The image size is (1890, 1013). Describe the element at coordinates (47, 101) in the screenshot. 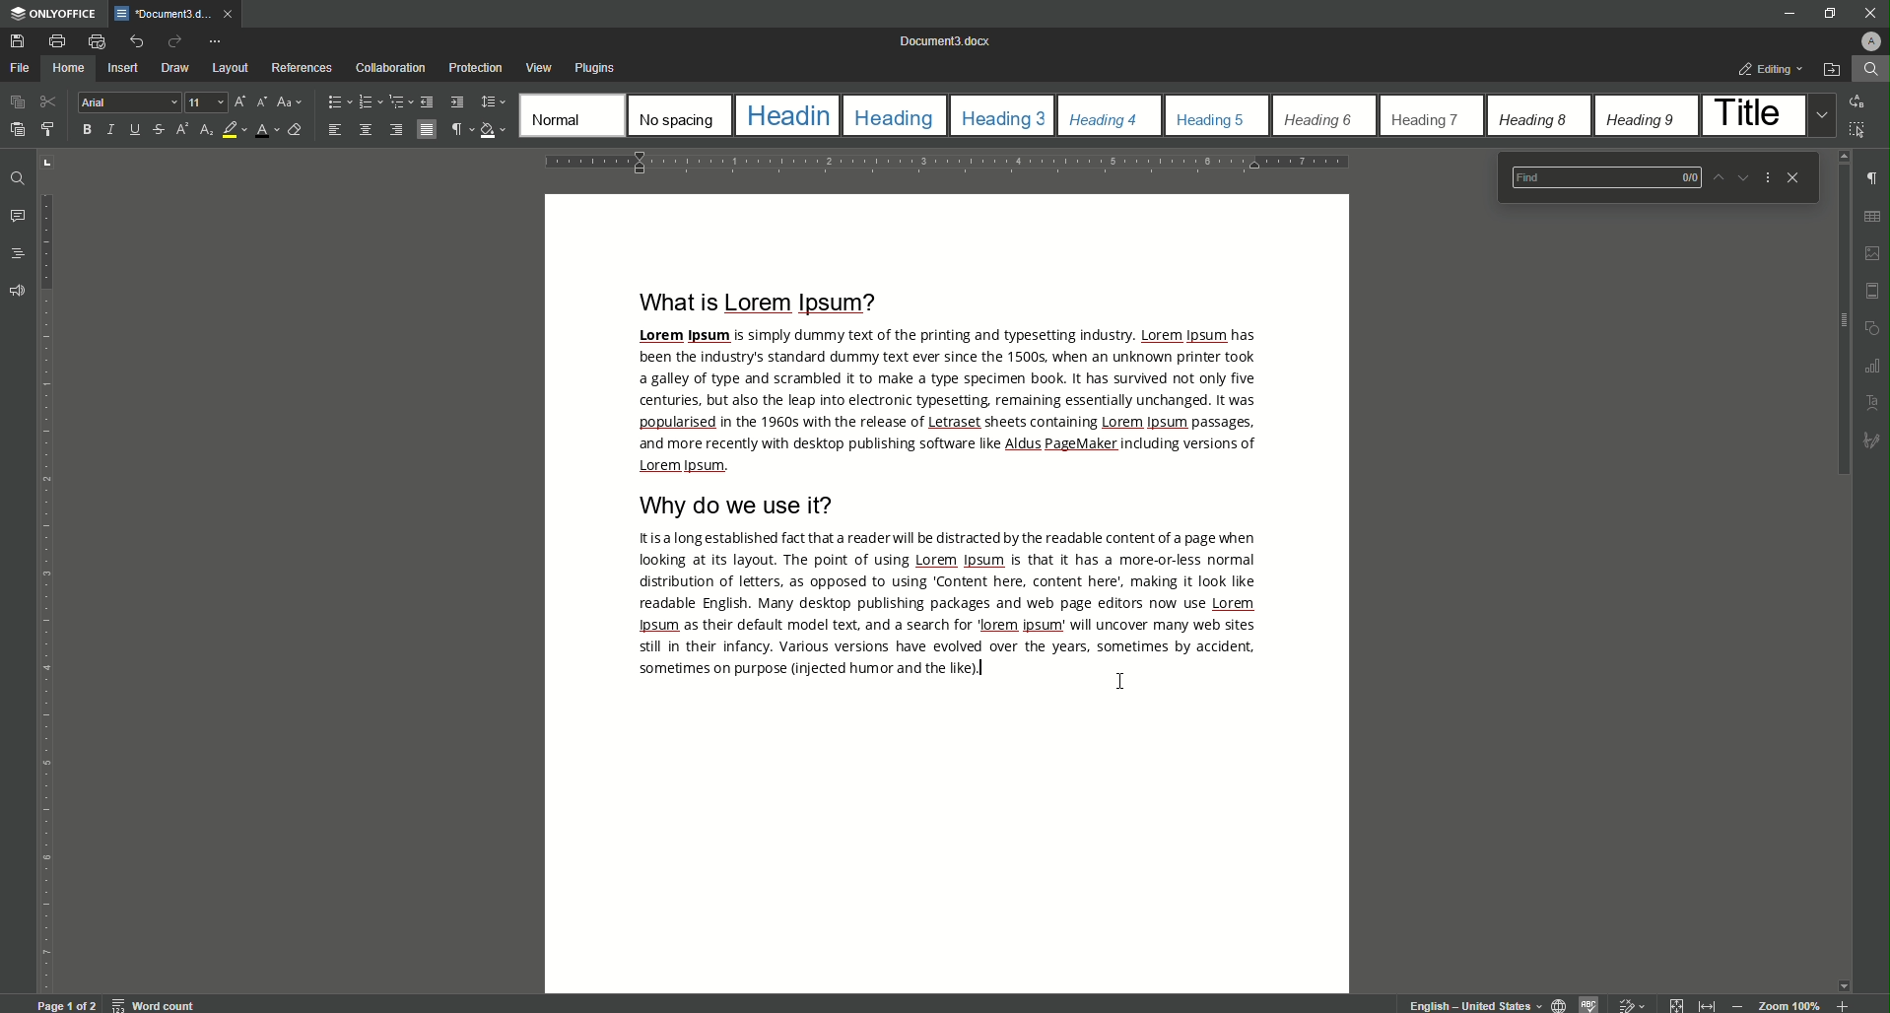

I see `Cut` at that location.